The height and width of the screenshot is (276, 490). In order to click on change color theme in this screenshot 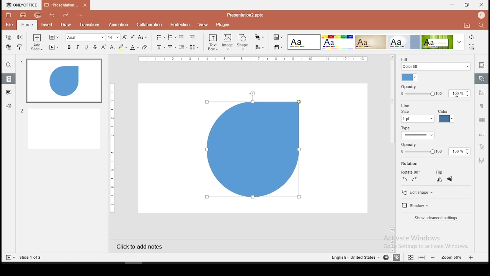, I will do `click(278, 38)`.